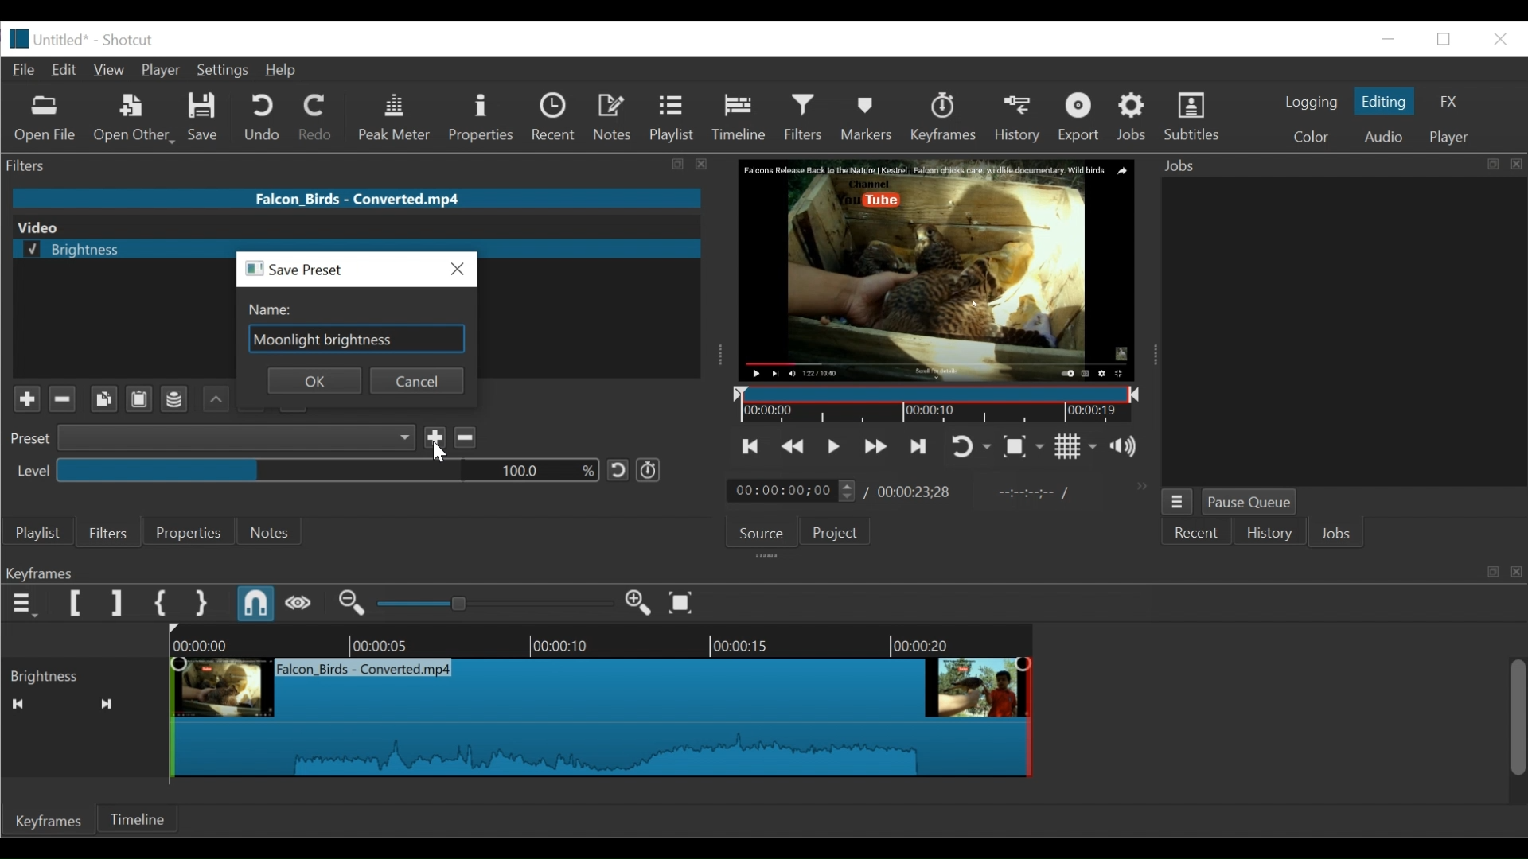 This screenshot has height=859, width=1528. Describe the element at coordinates (442, 455) in the screenshot. I see `Cursor` at that location.